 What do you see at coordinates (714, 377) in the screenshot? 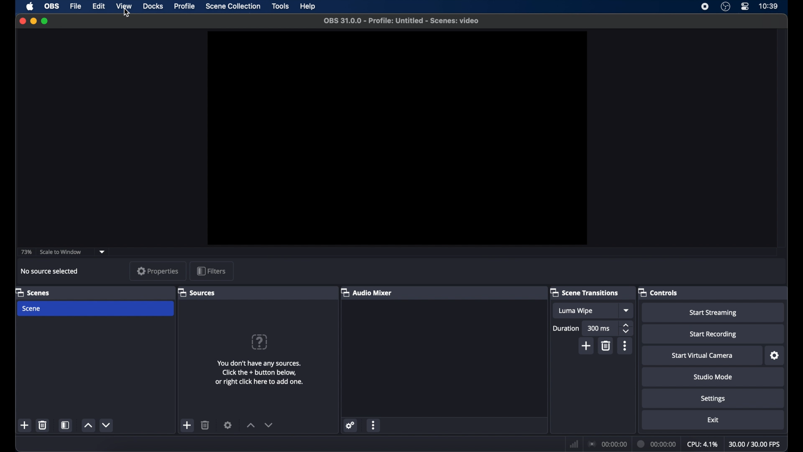
I see `studio mode` at bounding box center [714, 377].